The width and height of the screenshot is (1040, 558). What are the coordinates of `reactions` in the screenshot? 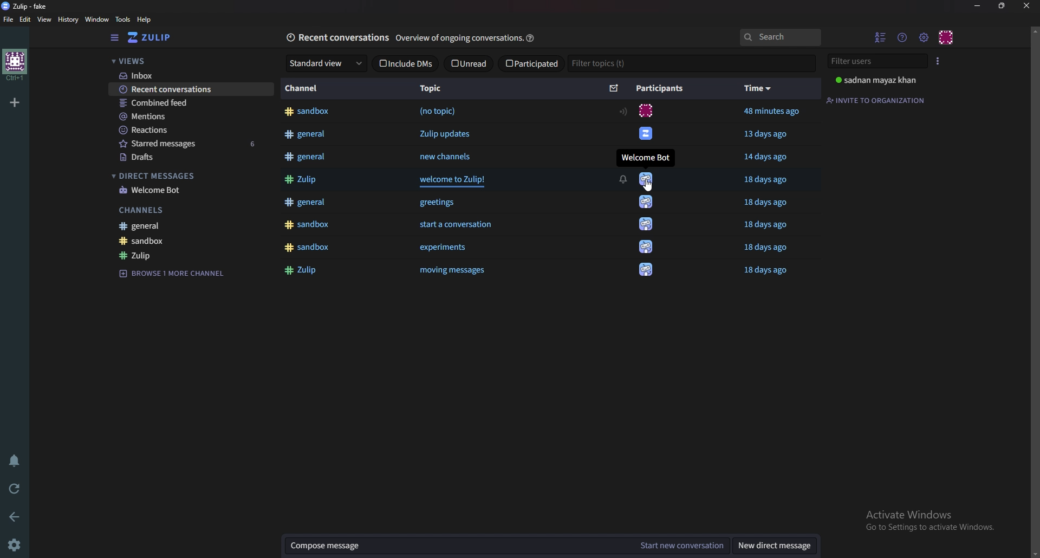 It's located at (189, 130).